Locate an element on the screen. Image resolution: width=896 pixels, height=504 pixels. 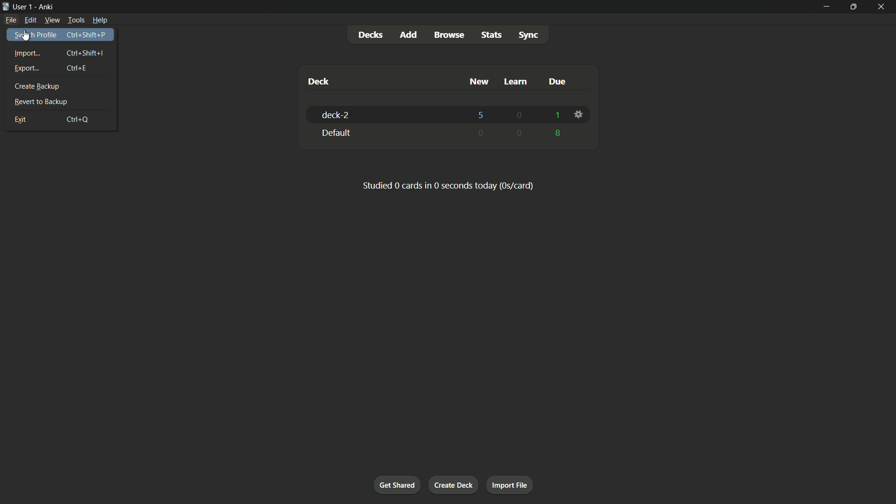
due is located at coordinates (557, 81).